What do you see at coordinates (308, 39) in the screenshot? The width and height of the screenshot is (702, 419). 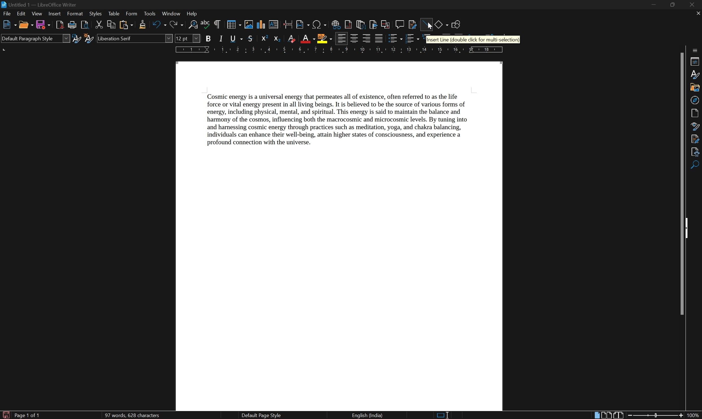 I see `font color` at bounding box center [308, 39].